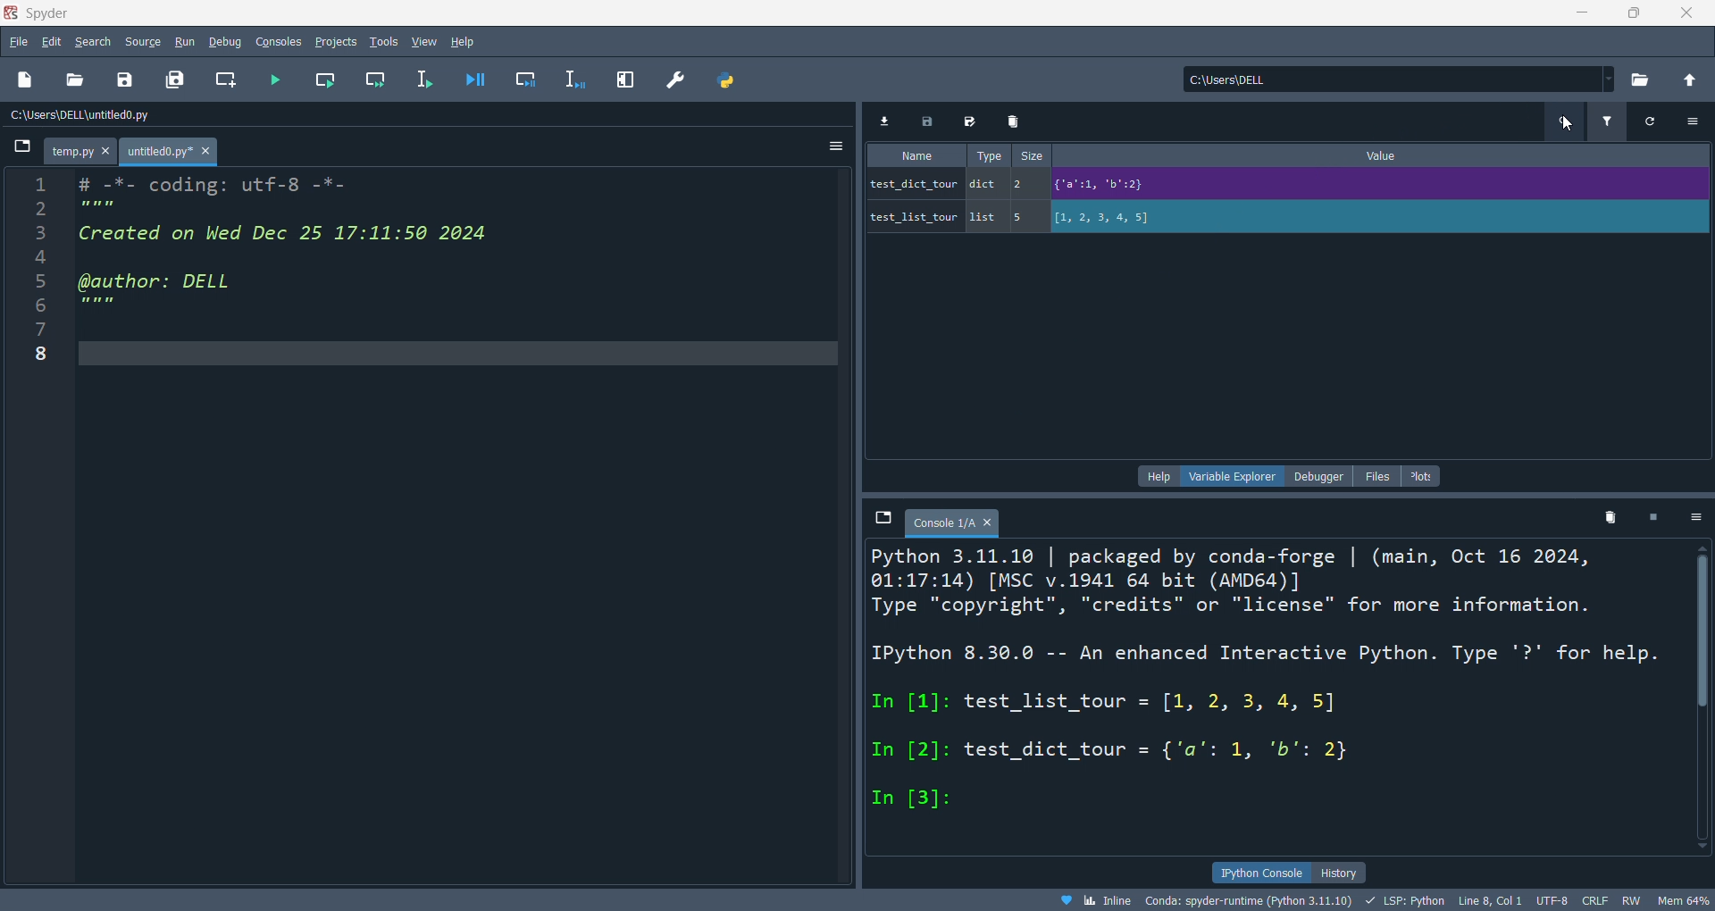  I want to click on run cell and move, so click(372, 81).